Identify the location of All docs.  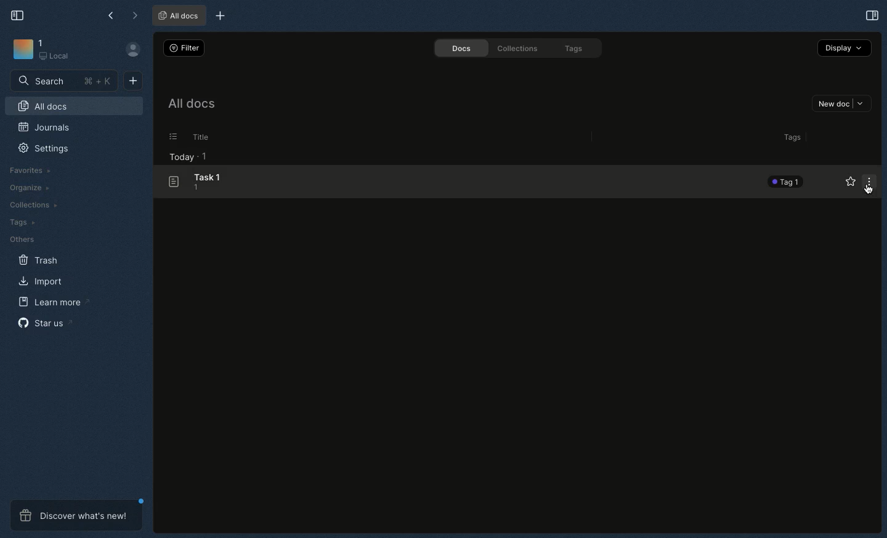
(190, 102).